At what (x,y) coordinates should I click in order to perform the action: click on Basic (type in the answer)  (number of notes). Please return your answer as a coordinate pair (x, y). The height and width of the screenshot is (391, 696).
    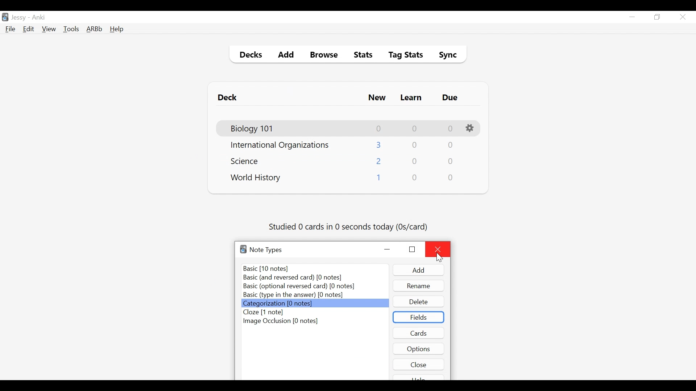
    Looking at the image, I should click on (293, 295).